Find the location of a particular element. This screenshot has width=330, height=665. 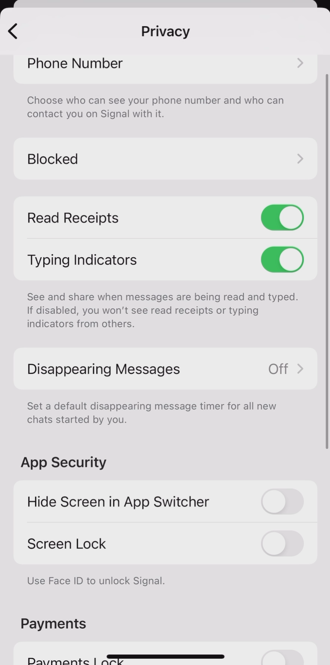

typing indicators enabled is located at coordinates (165, 259).